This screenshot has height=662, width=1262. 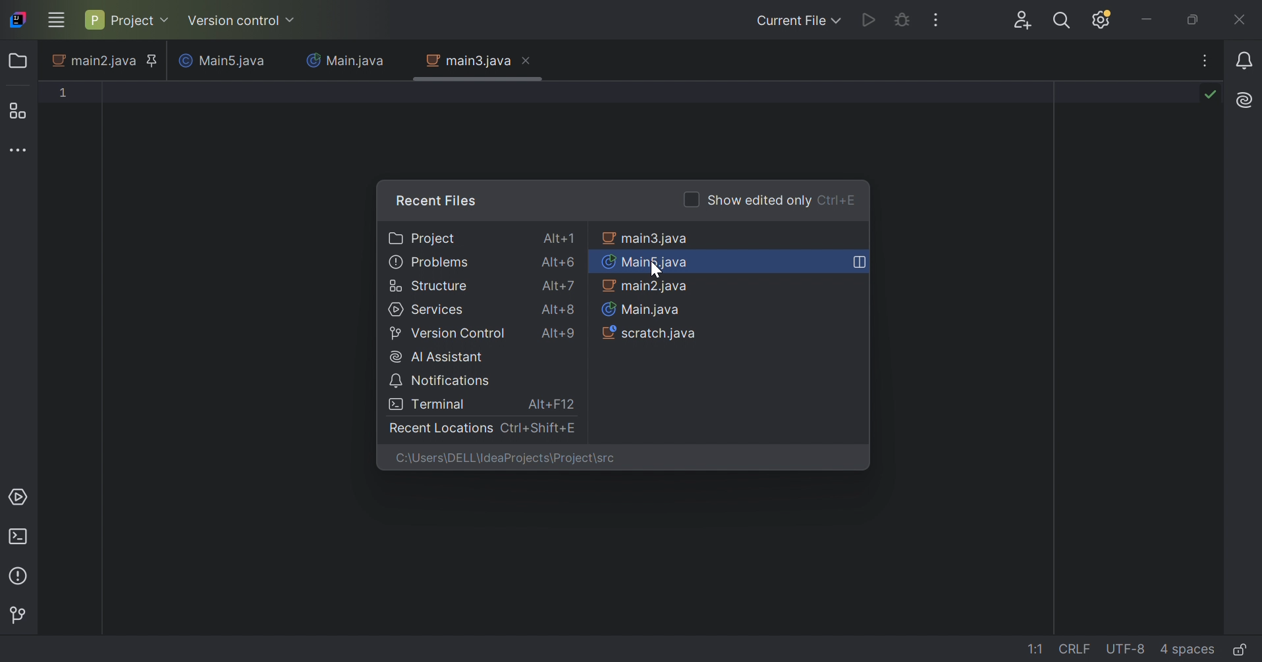 I want to click on Notifications, so click(x=441, y=380).